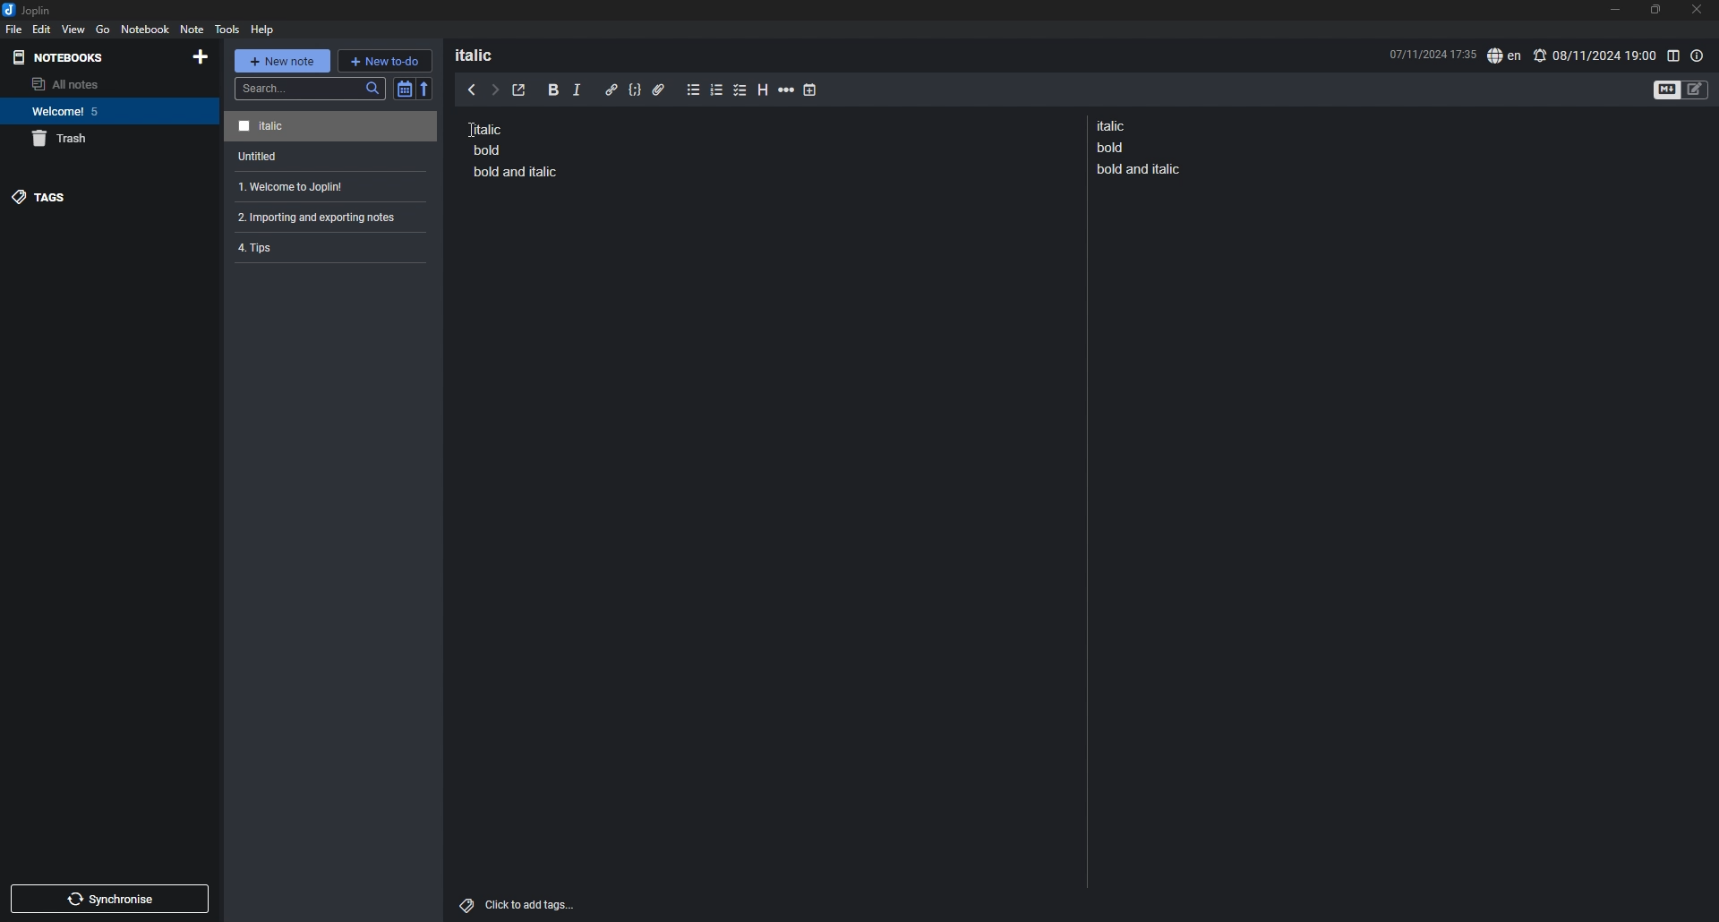 This screenshot has width=1719, height=922. What do you see at coordinates (74, 29) in the screenshot?
I see `view` at bounding box center [74, 29].